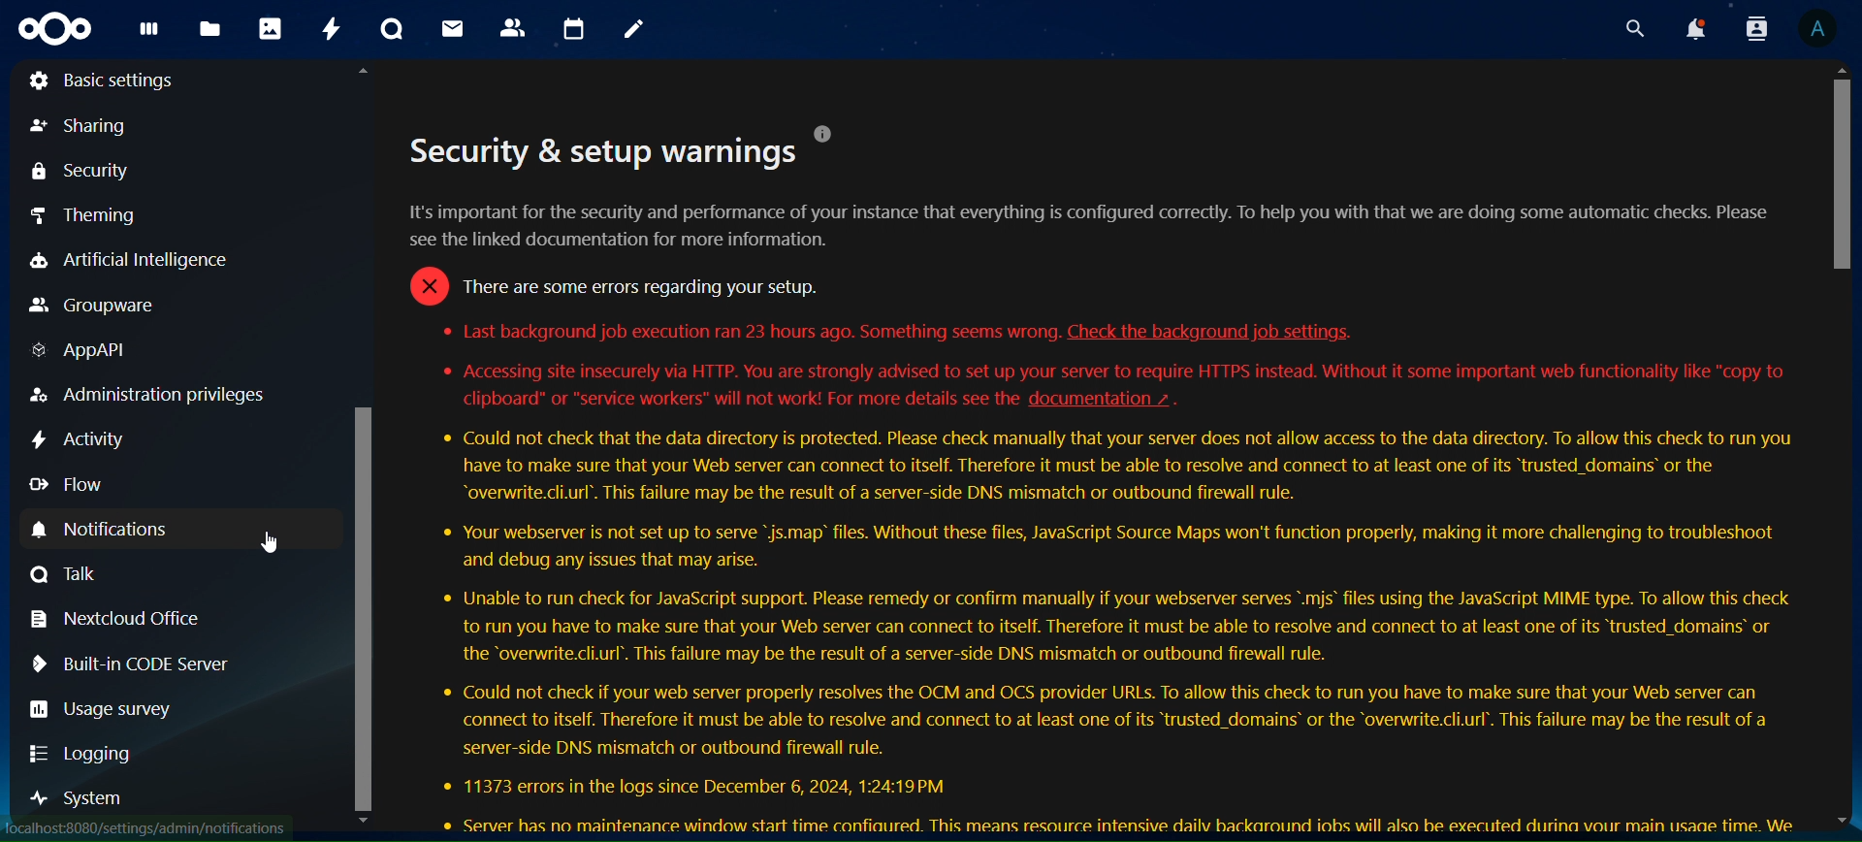 Image resolution: width=1862 pixels, height=842 pixels. Describe the element at coordinates (122, 529) in the screenshot. I see `notifications` at that location.